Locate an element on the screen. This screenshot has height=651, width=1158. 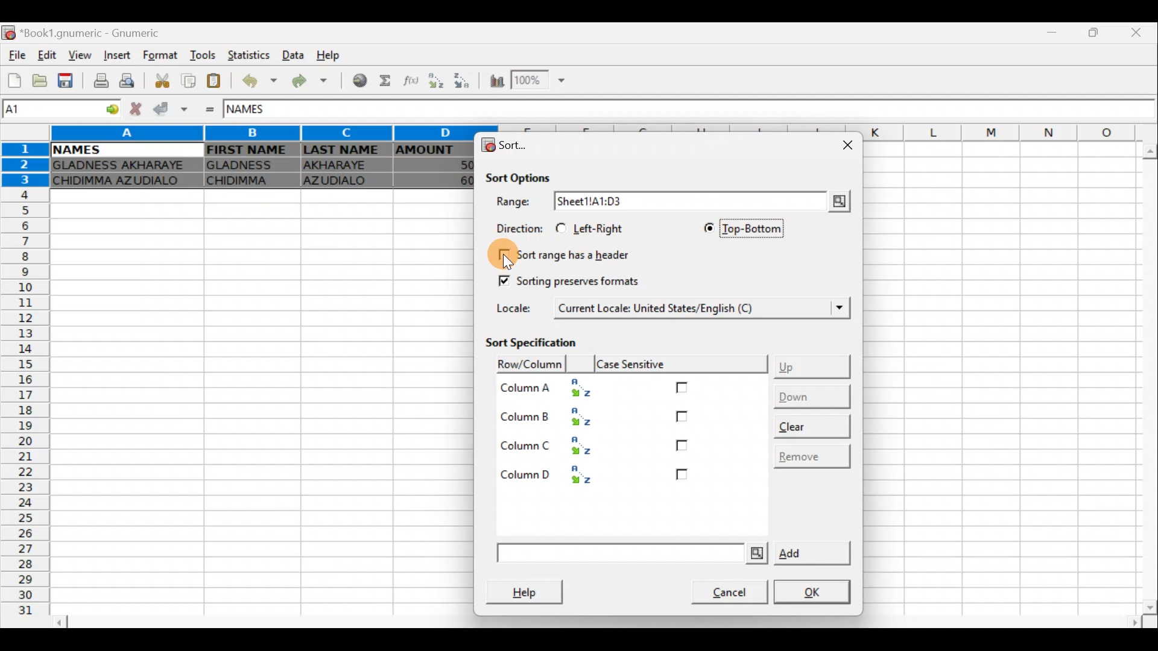
NAMES is located at coordinates (258, 110).